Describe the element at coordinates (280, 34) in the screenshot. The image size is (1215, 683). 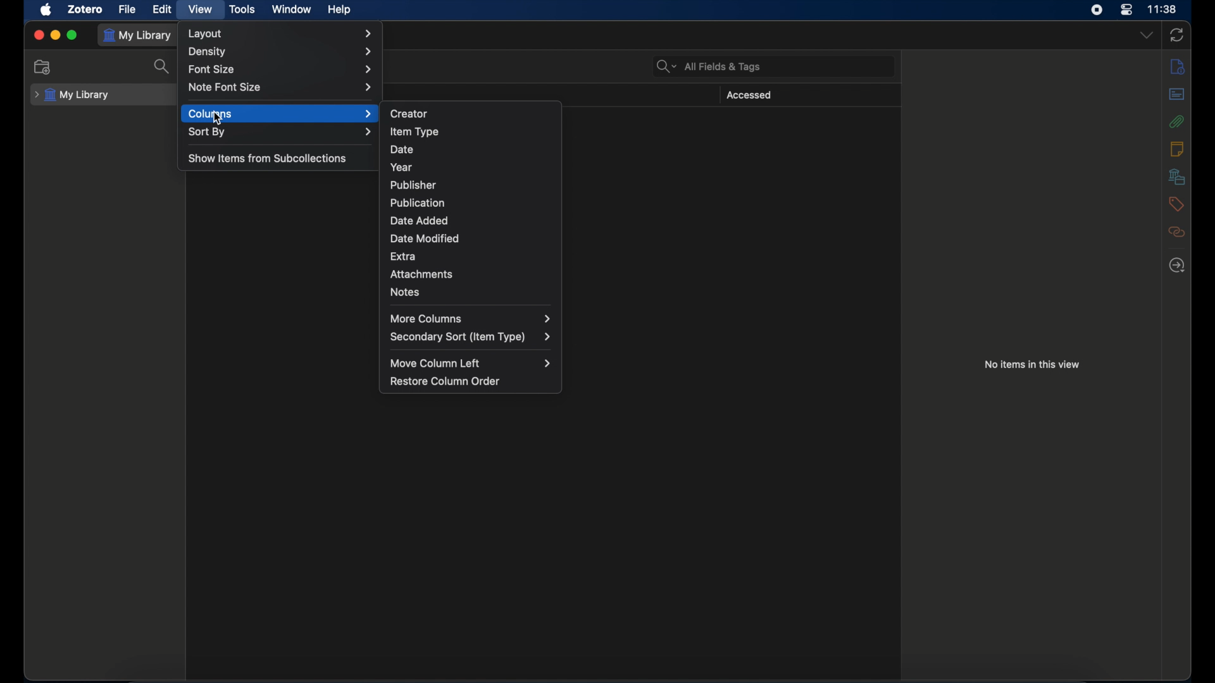
I see `layout` at that location.